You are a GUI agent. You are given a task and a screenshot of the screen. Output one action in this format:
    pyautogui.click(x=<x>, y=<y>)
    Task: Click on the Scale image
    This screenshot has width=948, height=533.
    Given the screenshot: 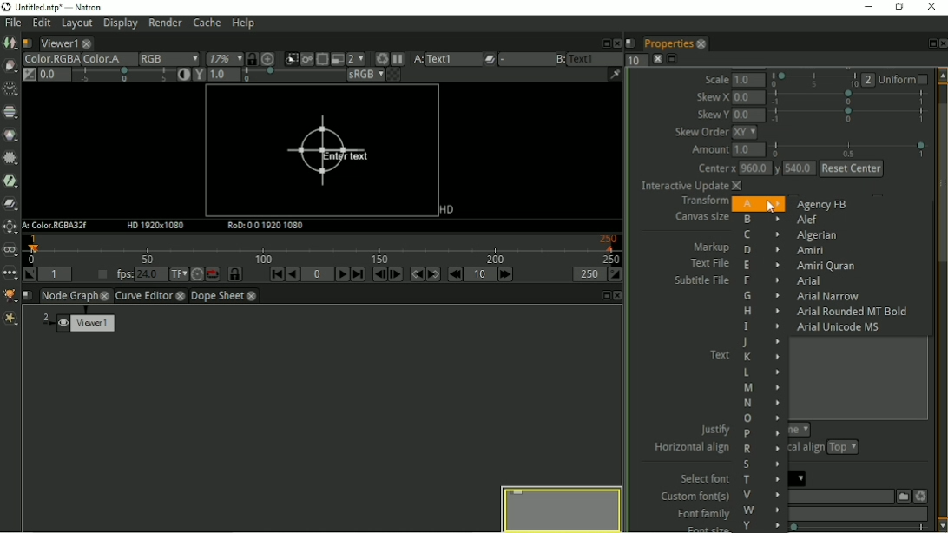 What is the action you would take?
    pyautogui.click(x=271, y=59)
    